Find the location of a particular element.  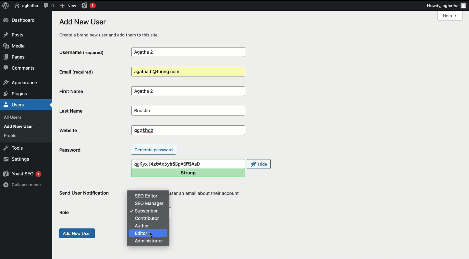

Howdy, aghatha is located at coordinates (447, 6).